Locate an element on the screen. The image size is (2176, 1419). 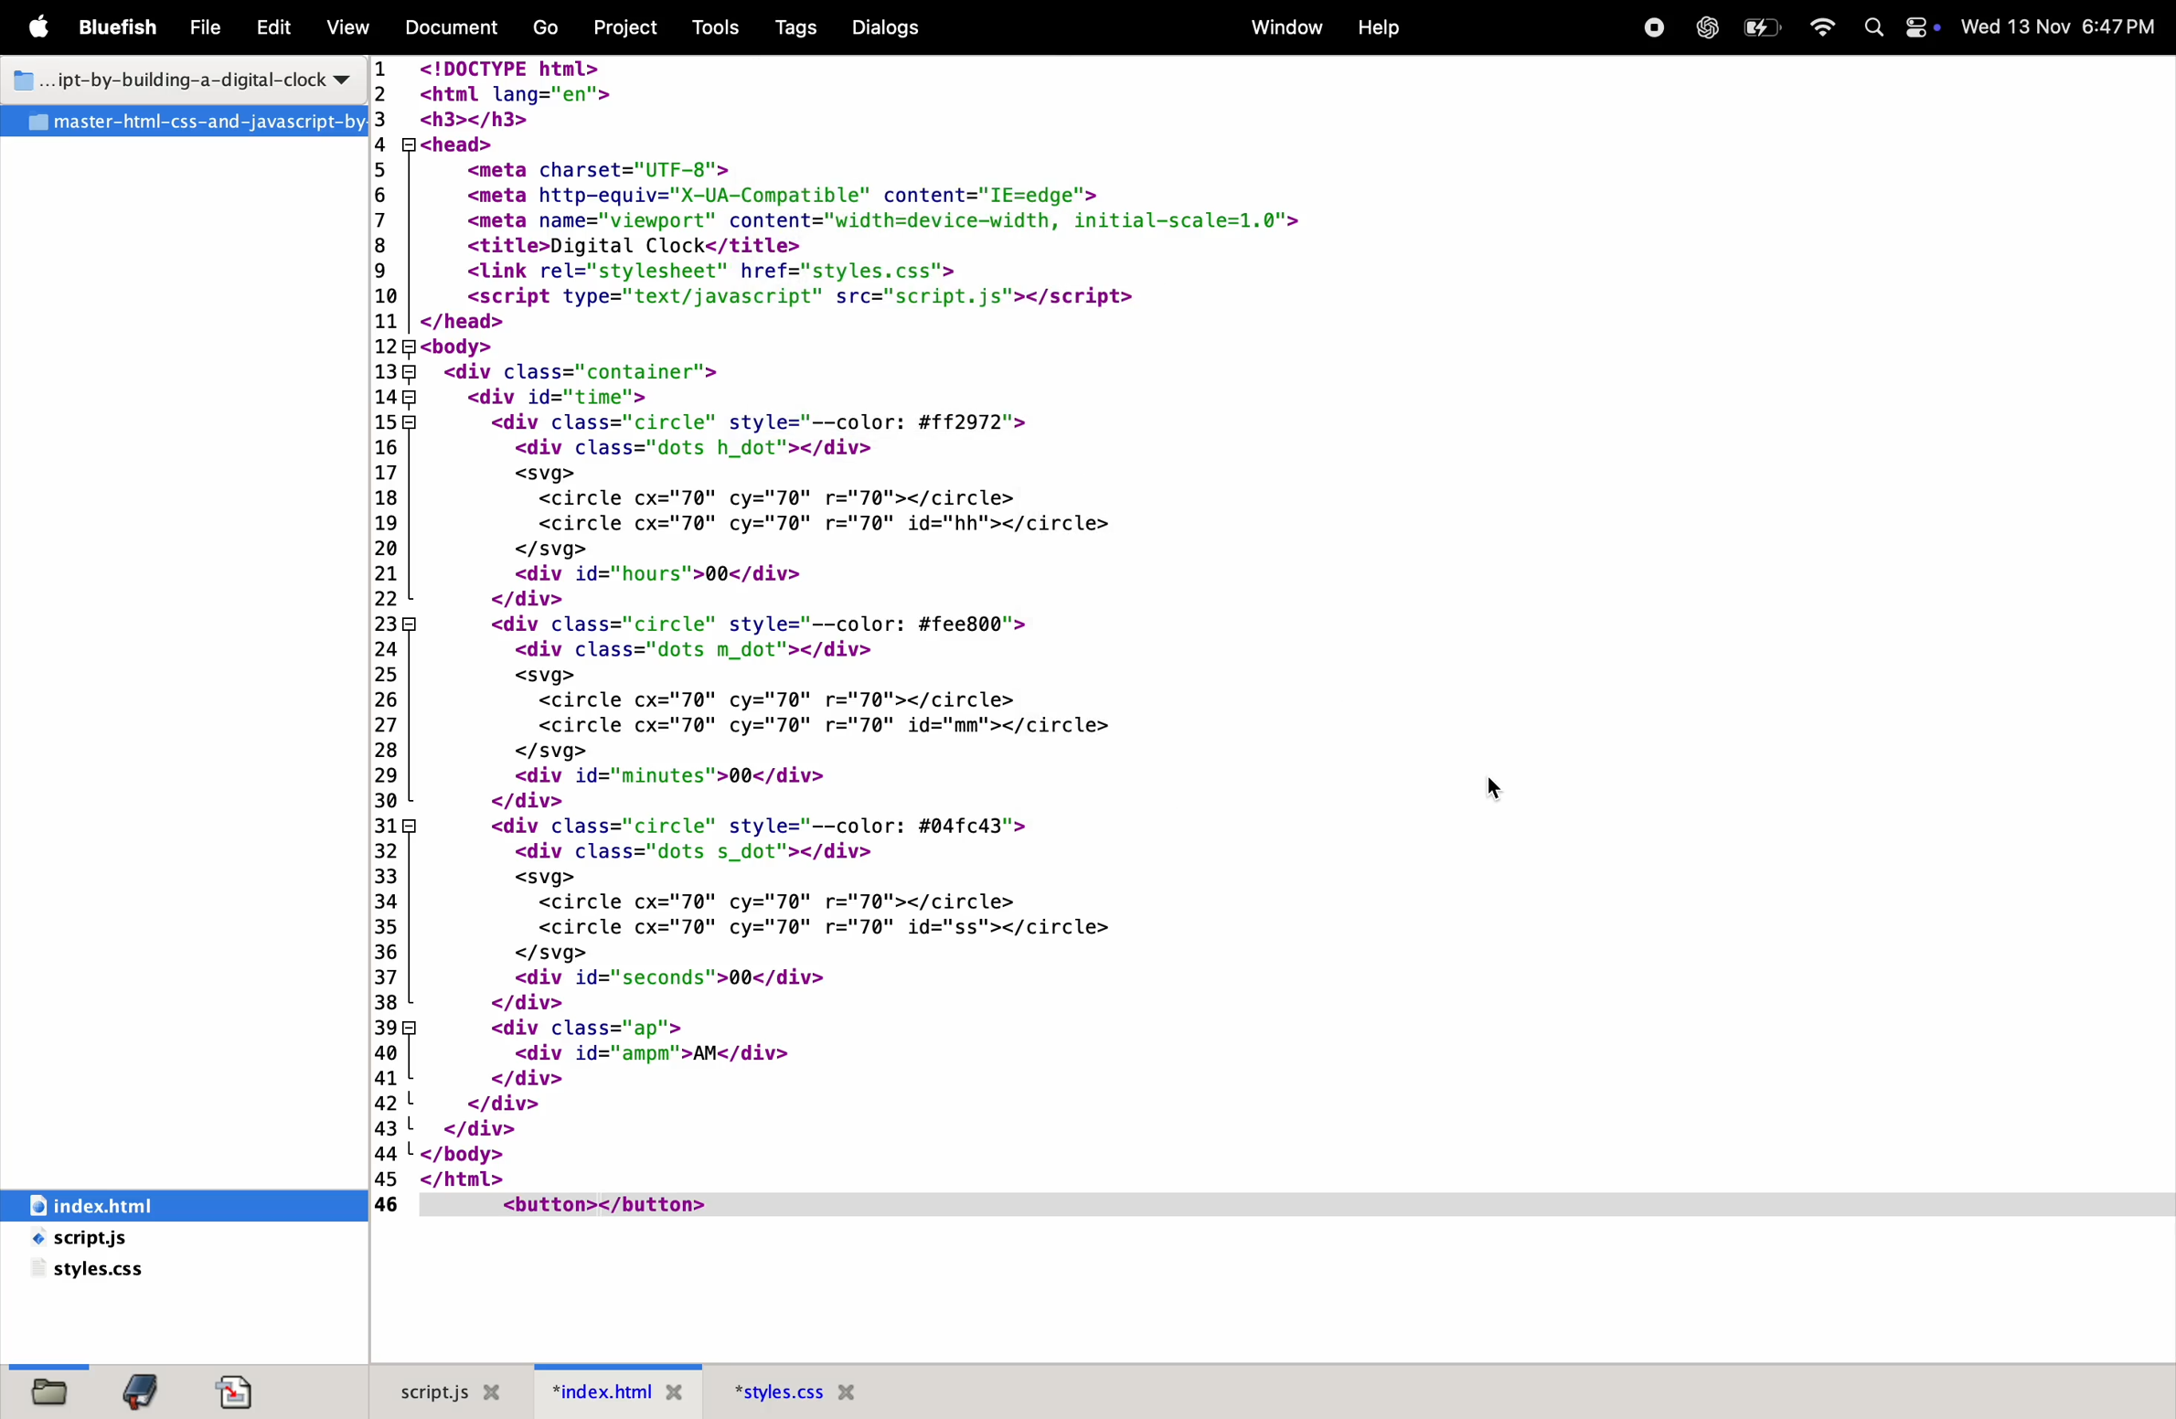
Control center is located at coordinates (1922, 27).